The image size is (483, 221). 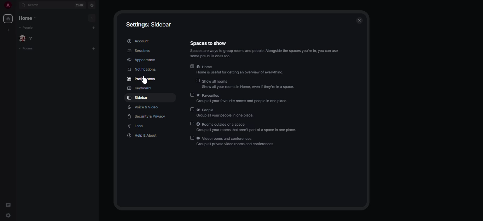 What do you see at coordinates (248, 126) in the screenshot?
I see `rooms outside of a space` at bounding box center [248, 126].